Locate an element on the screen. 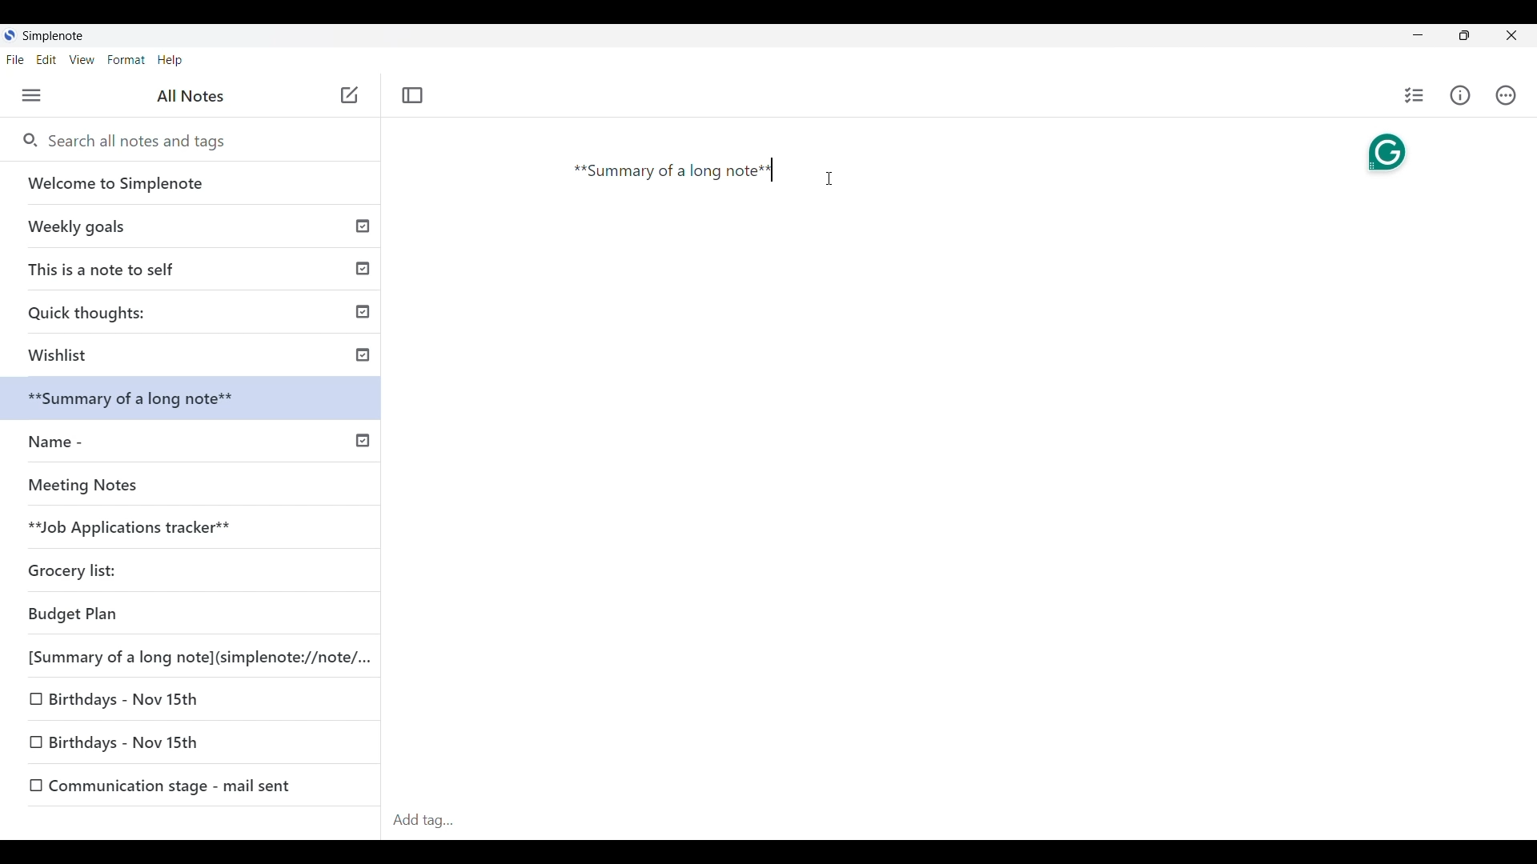  View is located at coordinates (82, 60).